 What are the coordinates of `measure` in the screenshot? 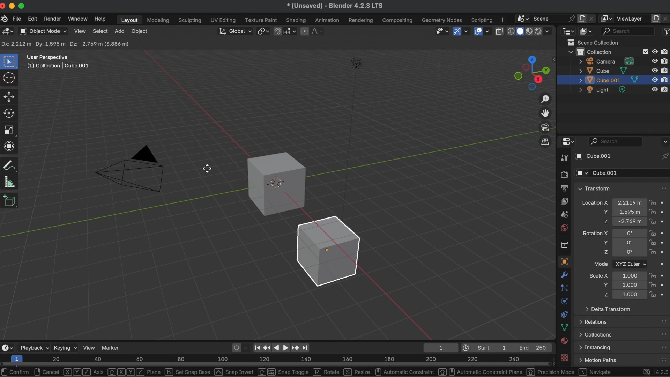 It's located at (10, 181).